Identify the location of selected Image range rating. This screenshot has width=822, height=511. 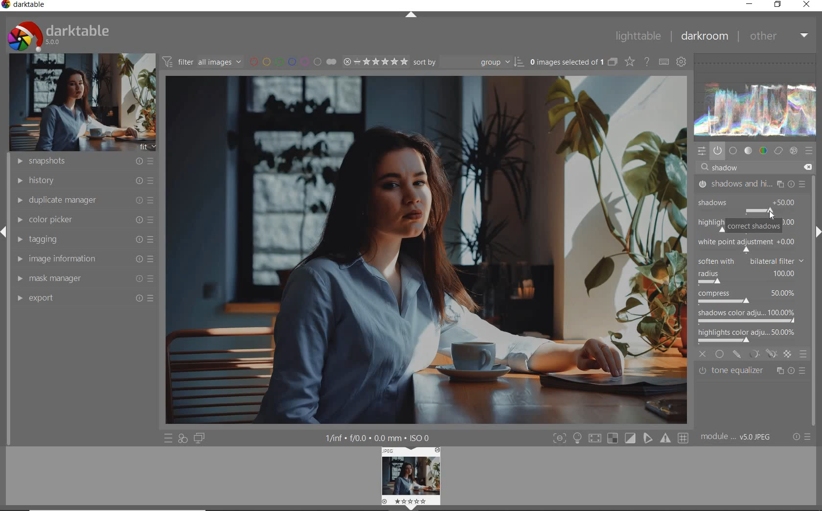
(376, 62).